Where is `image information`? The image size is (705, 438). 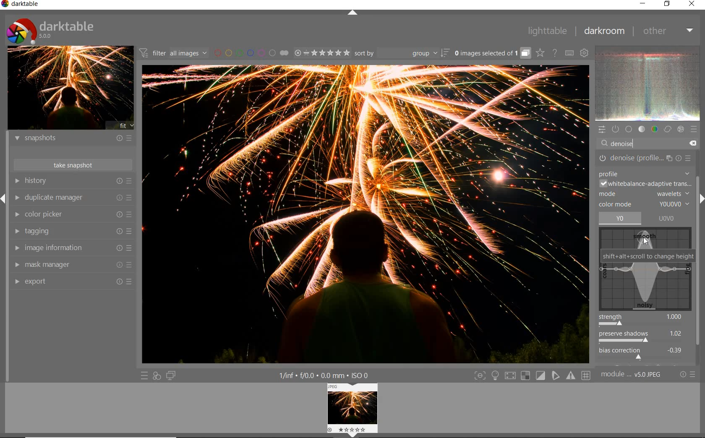 image information is located at coordinates (73, 248).